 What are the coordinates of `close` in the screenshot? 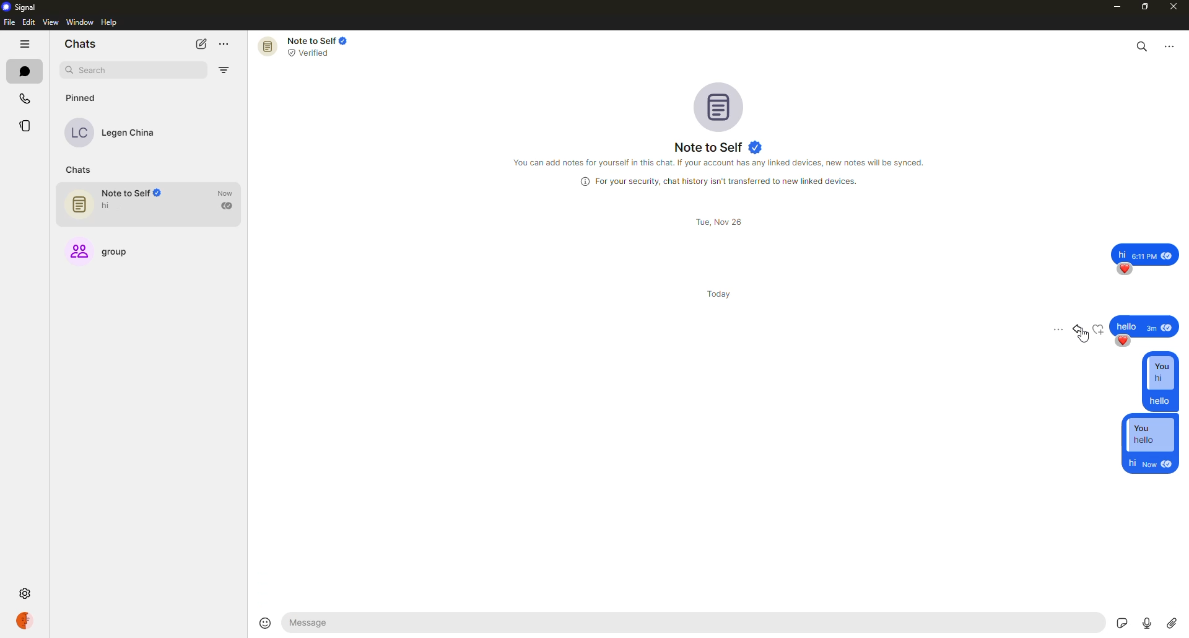 It's located at (1175, 6).